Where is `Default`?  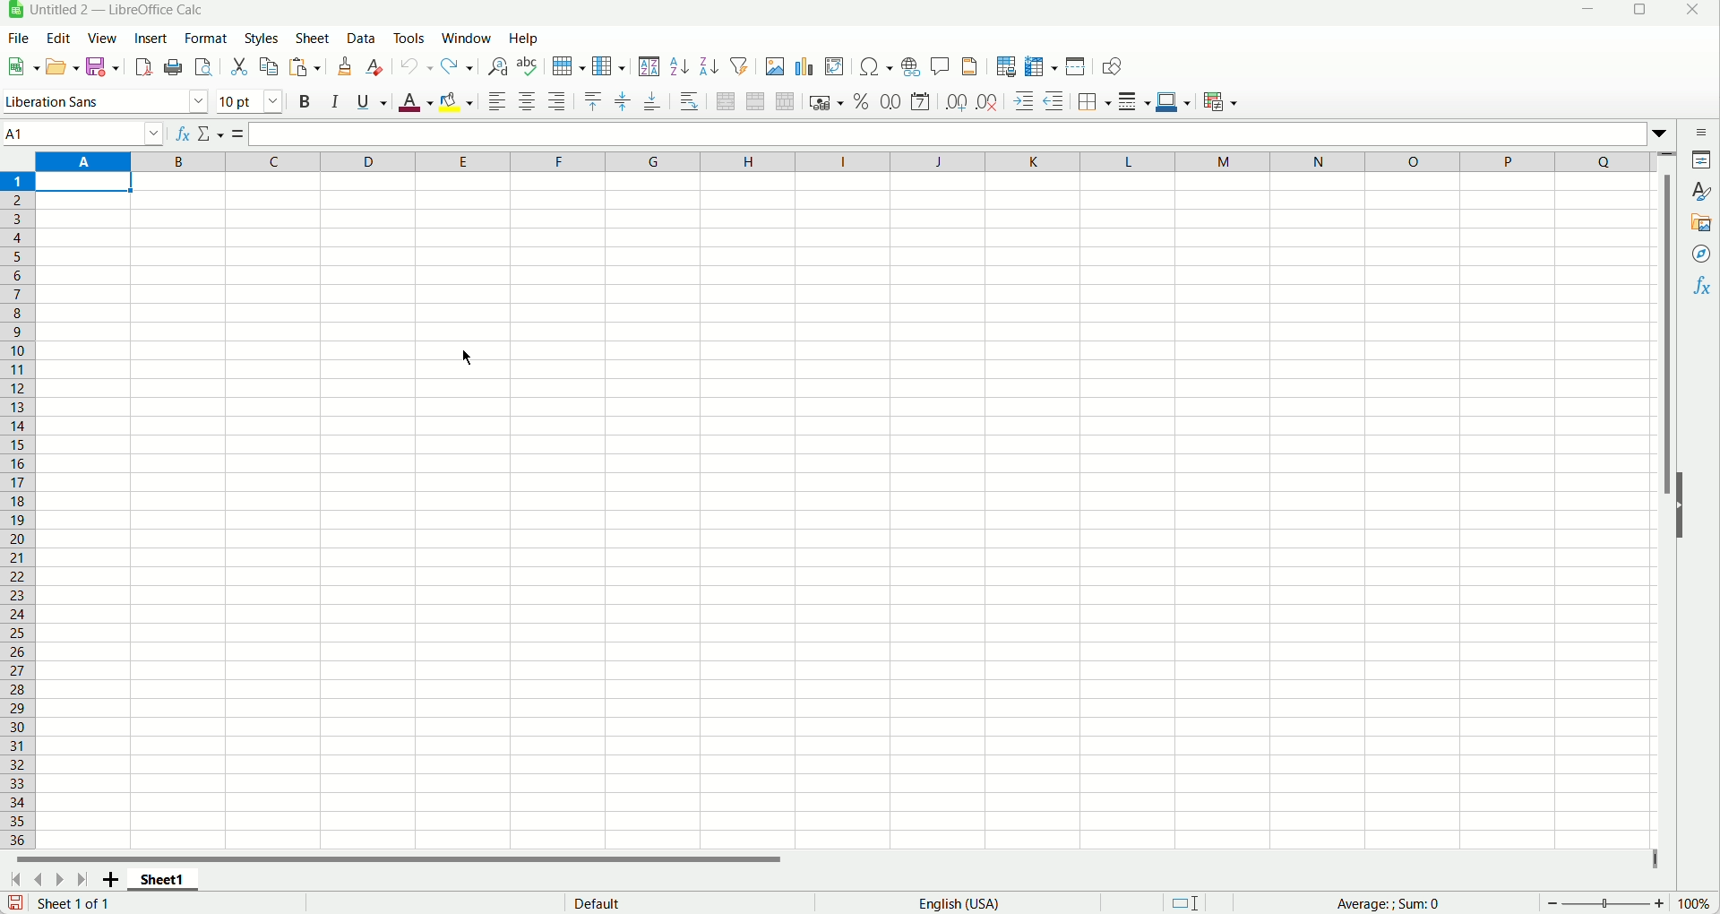
Default is located at coordinates (668, 904).